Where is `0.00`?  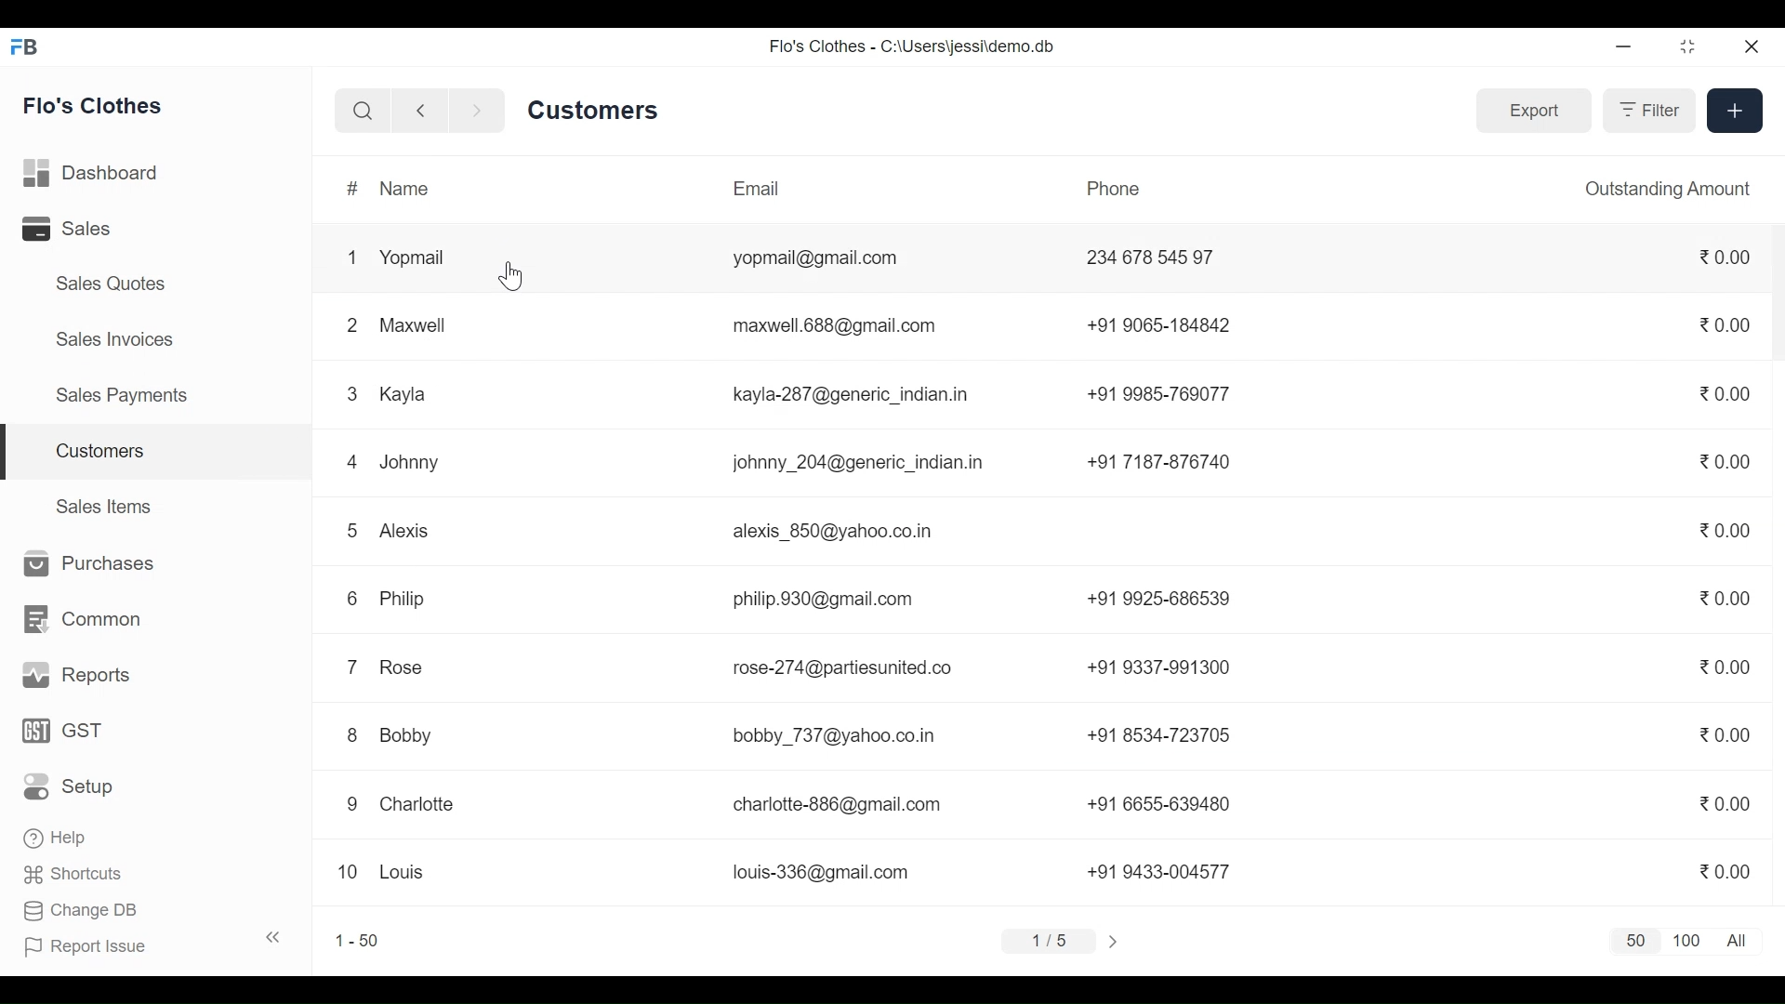
0.00 is located at coordinates (1732, 874).